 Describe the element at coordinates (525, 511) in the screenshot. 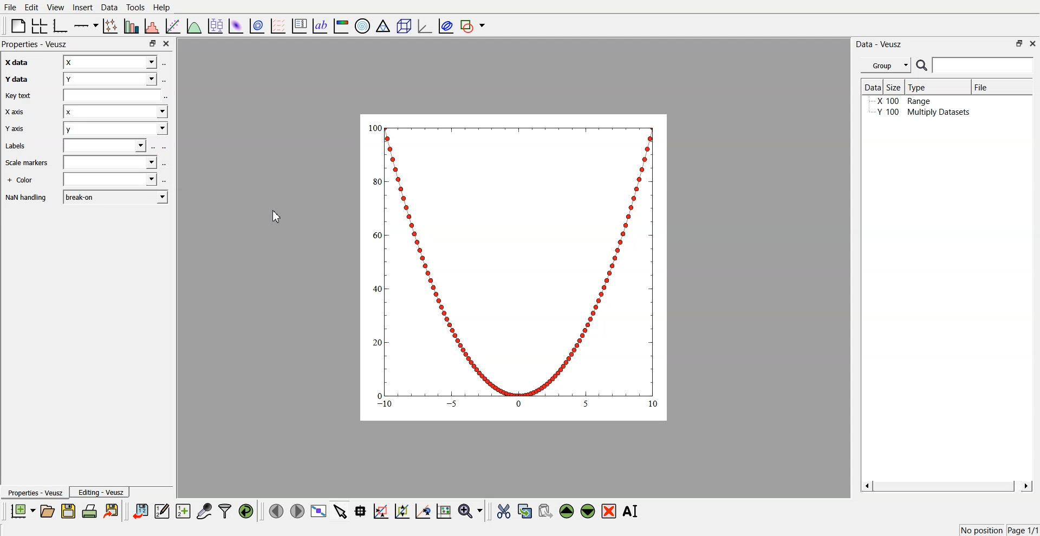

I see `copy the selected widgets` at that location.